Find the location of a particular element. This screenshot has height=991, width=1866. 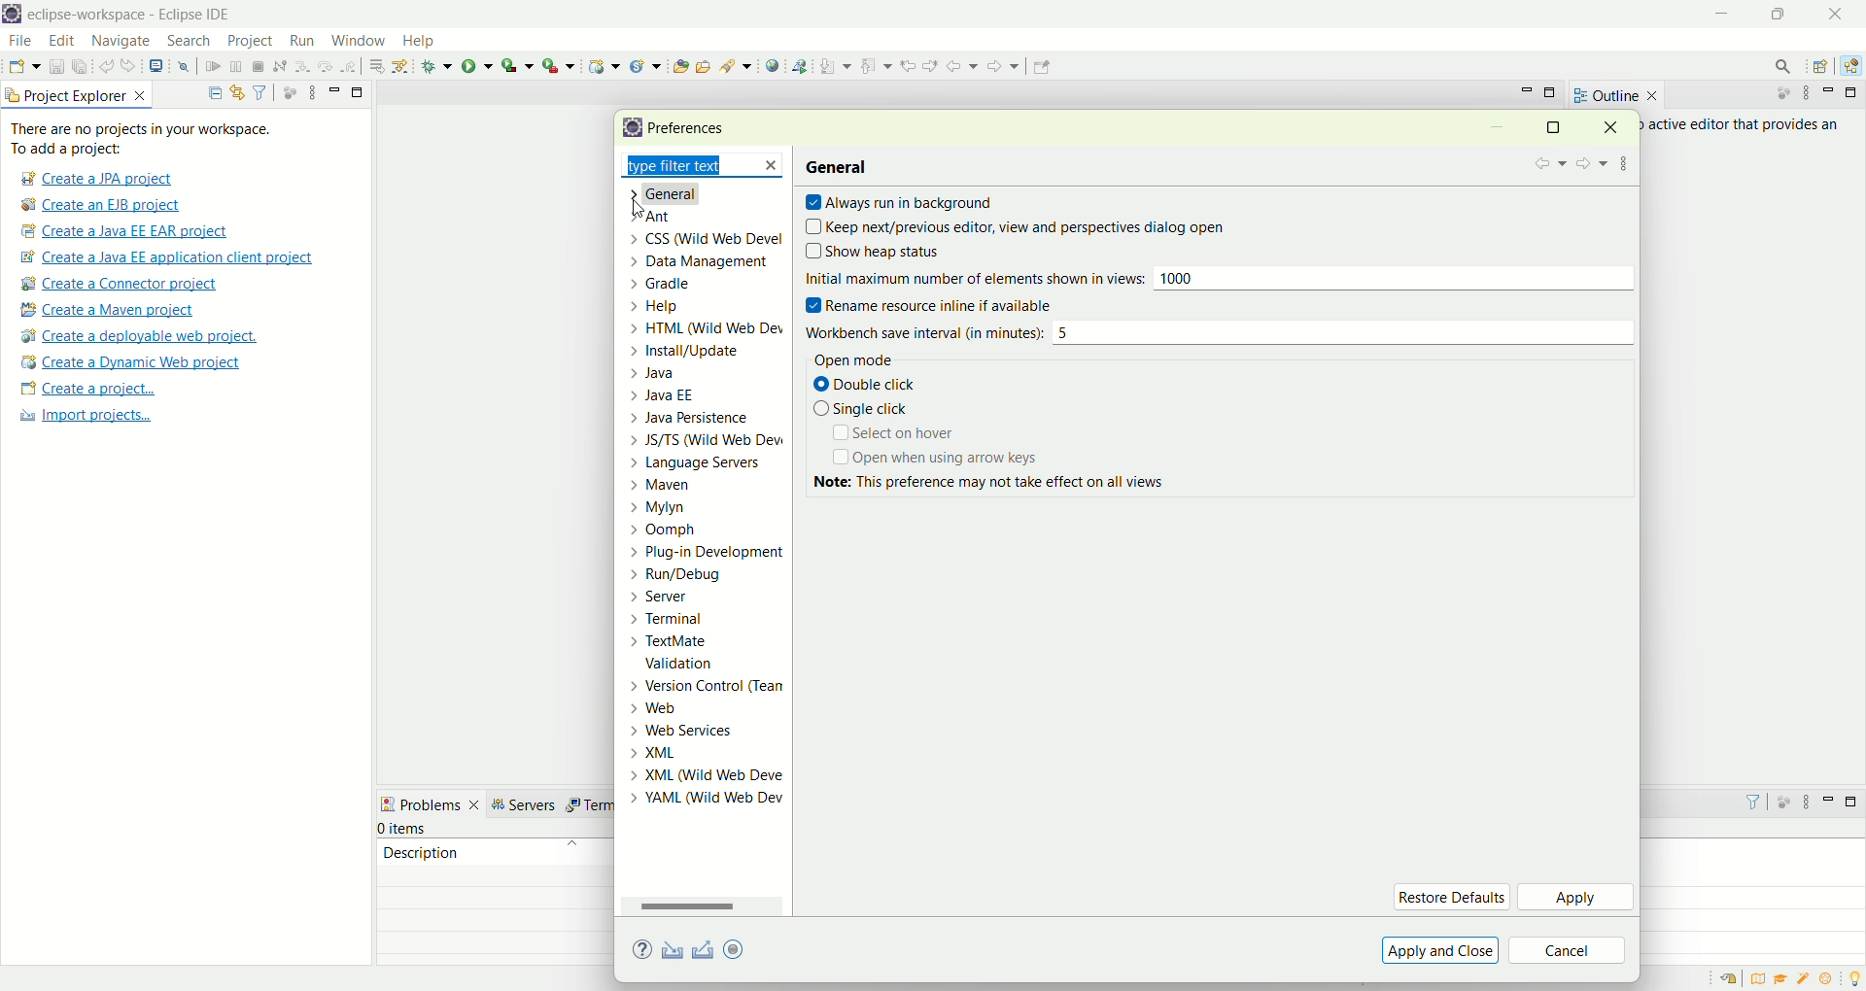

problems is located at coordinates (431, 803).